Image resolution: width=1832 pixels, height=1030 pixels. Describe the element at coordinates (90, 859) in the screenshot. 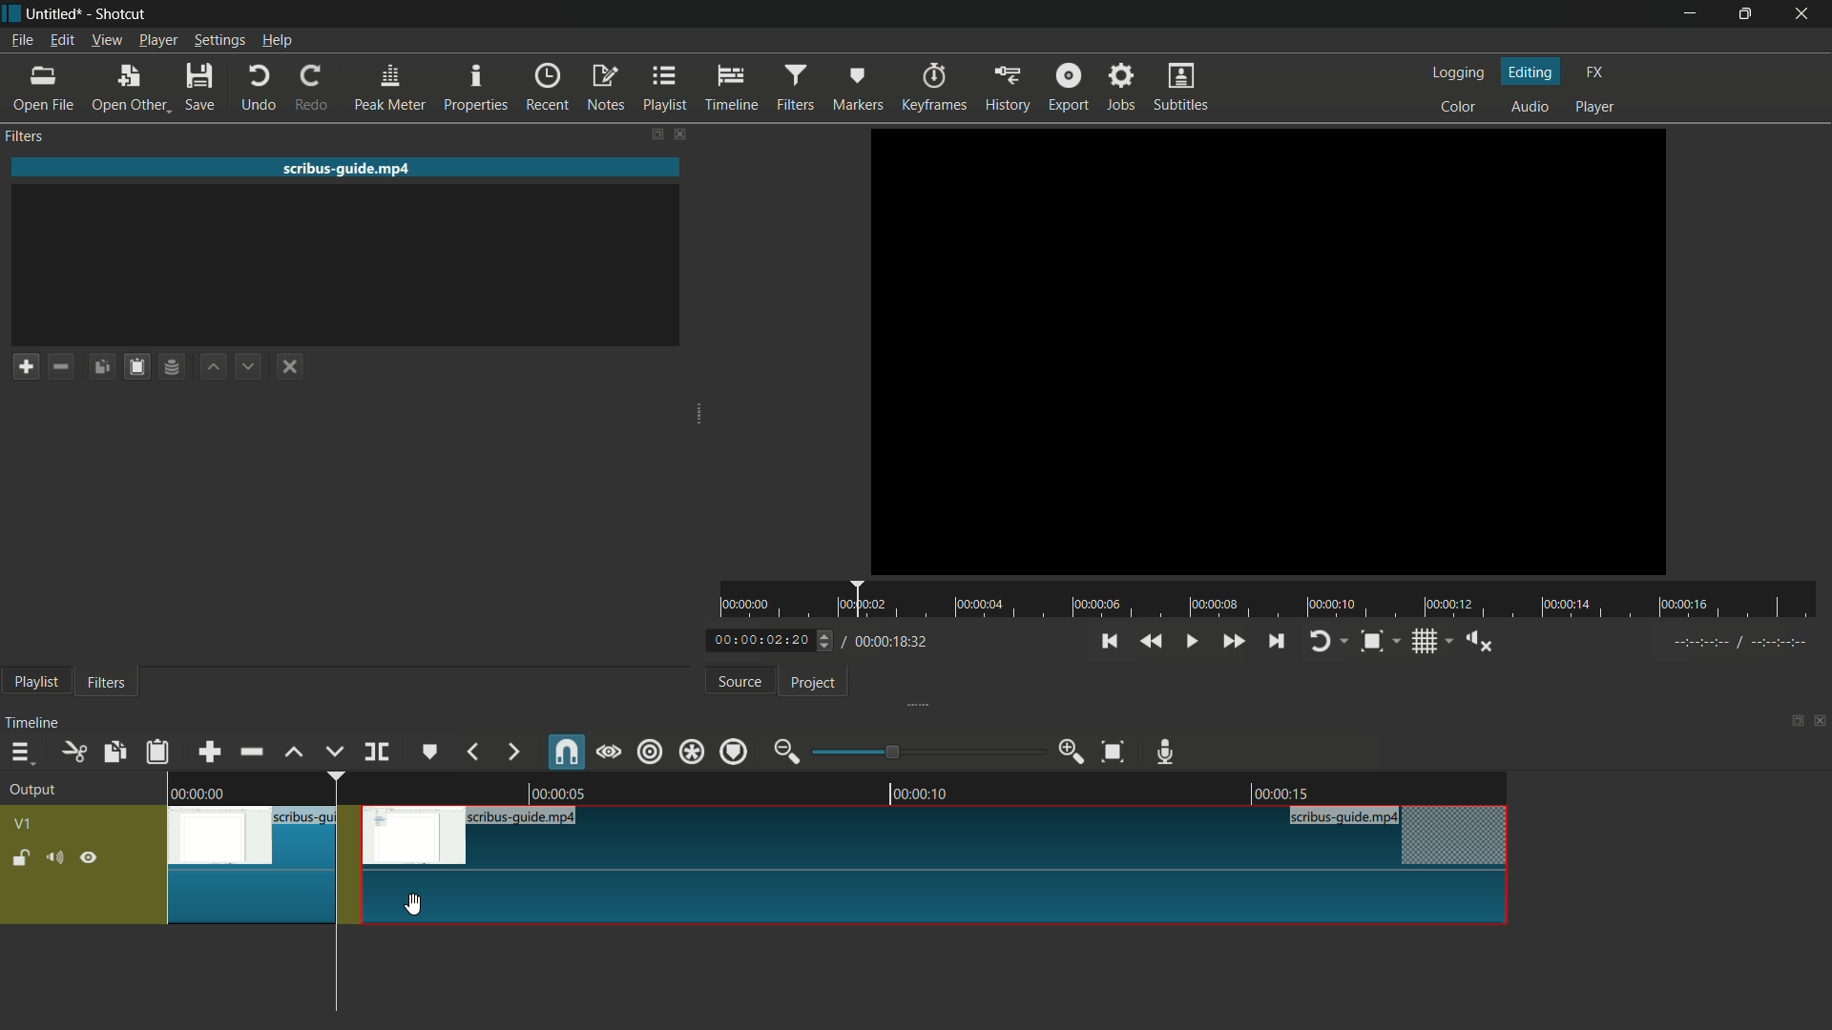

I see `hide` at that location.